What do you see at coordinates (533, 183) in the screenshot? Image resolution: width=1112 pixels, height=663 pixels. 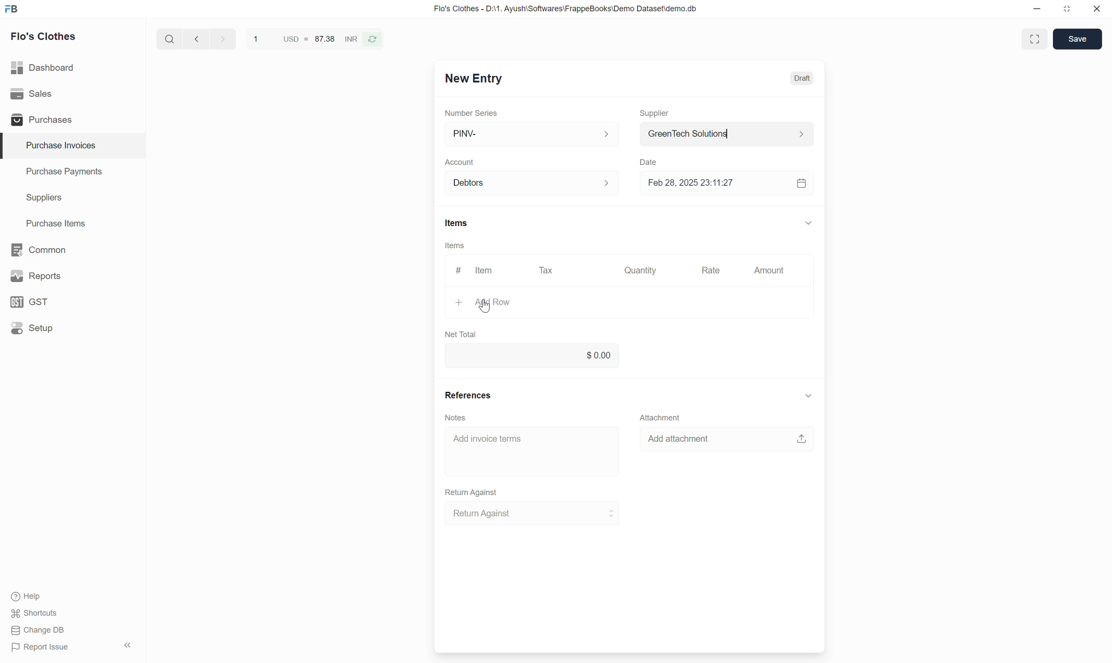 I see `Account` at bounding box center [533, 183].